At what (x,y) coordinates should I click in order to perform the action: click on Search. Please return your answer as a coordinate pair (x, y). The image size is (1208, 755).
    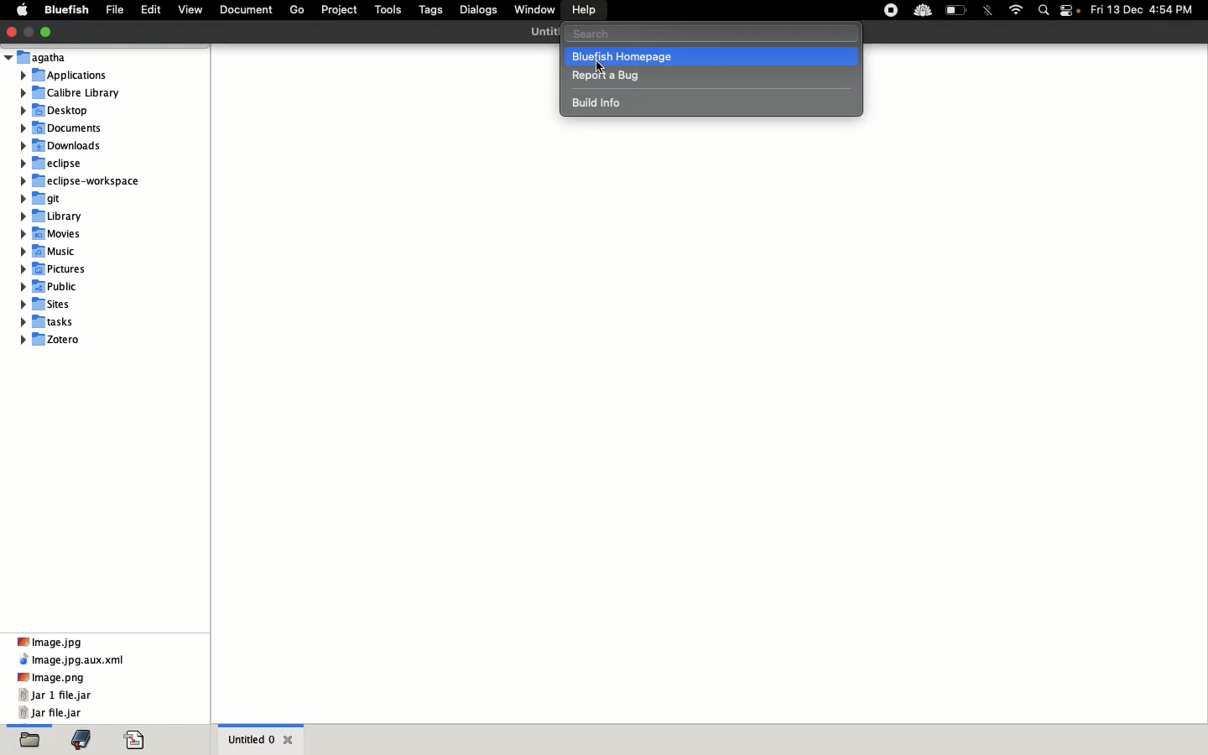
    Looking at the image, I should click on (711, 34).